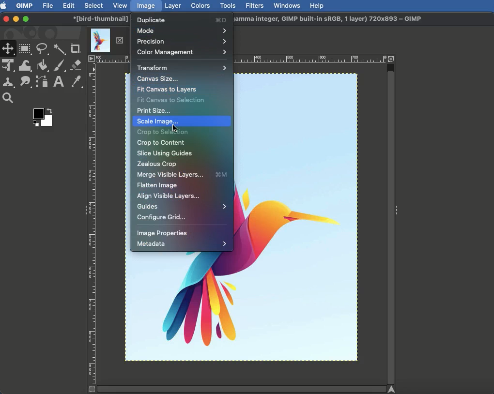 The height and width of the screenshot is (394, 494). Describe the element at coordinates (162, 234) in the screenshot. I see `Image properties` at that location.